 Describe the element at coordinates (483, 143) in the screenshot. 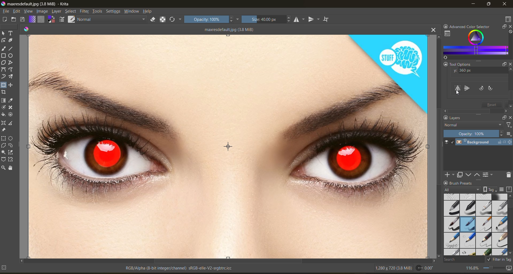

I see `layer` at that location.